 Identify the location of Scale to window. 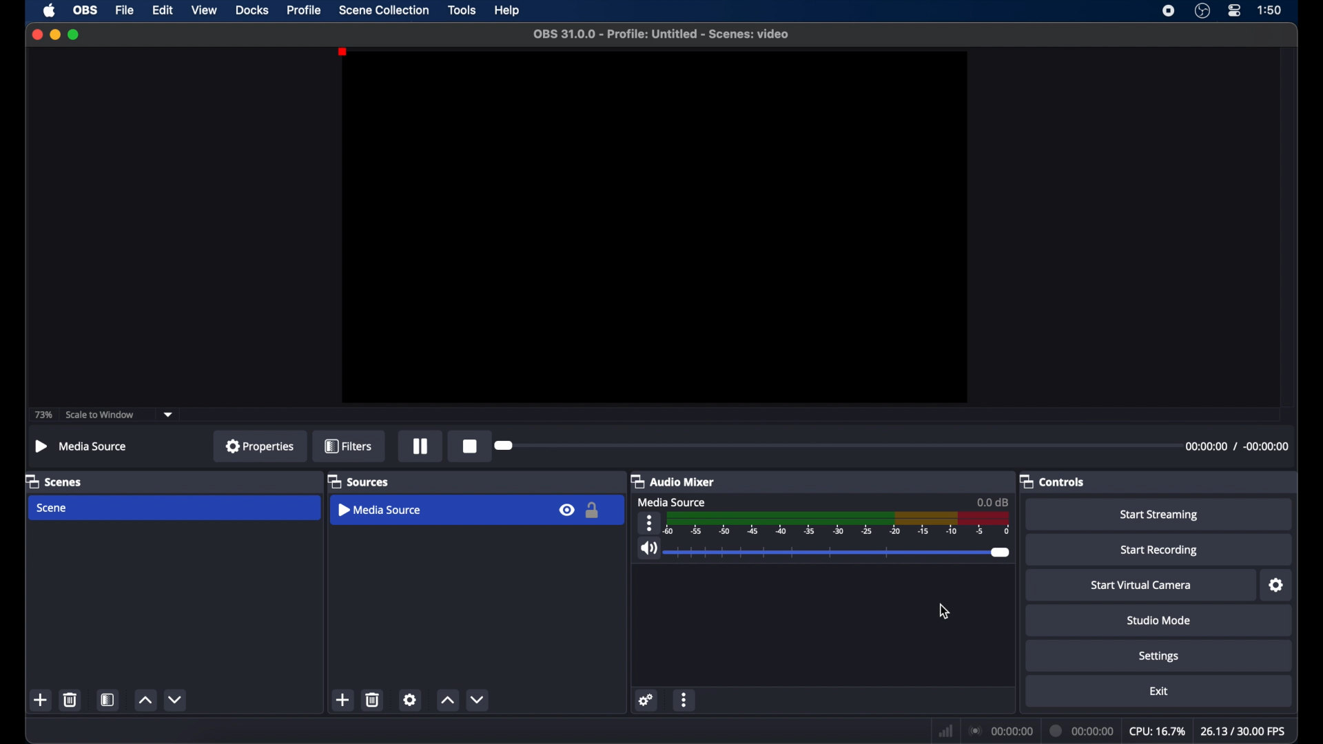
(102, 415).